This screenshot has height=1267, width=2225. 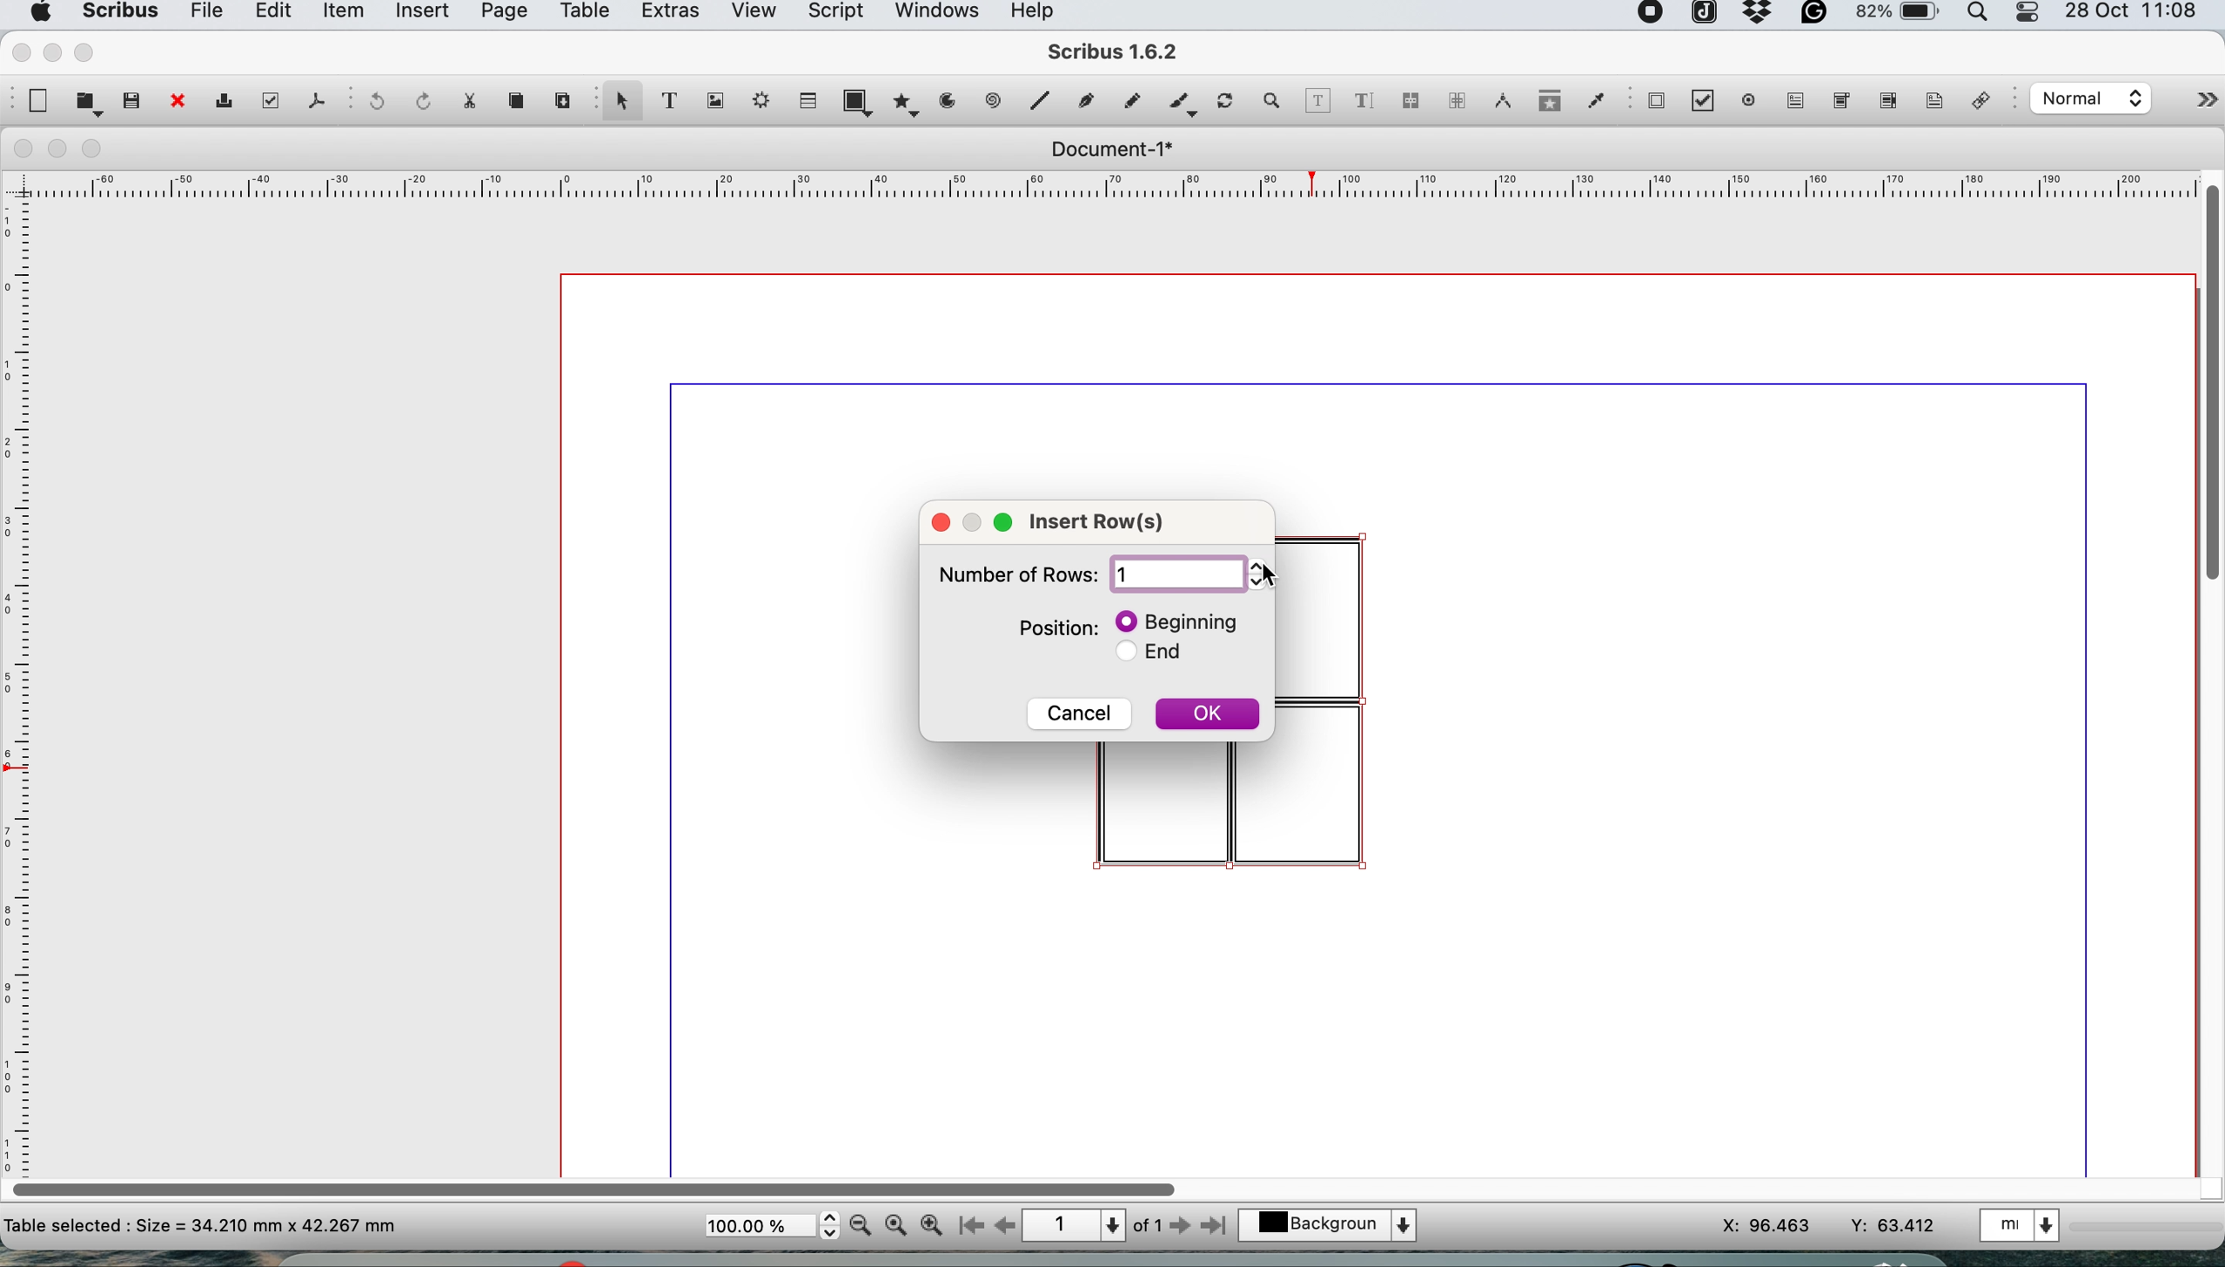 What do you see at coordinates (667, 104) in the screenshot?
I see `text frame` at bounding box center [667, 104].